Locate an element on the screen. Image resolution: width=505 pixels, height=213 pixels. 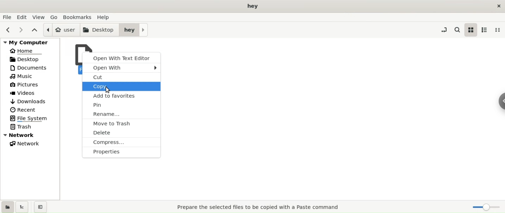
sidebar is located at coordinates (496, 102).